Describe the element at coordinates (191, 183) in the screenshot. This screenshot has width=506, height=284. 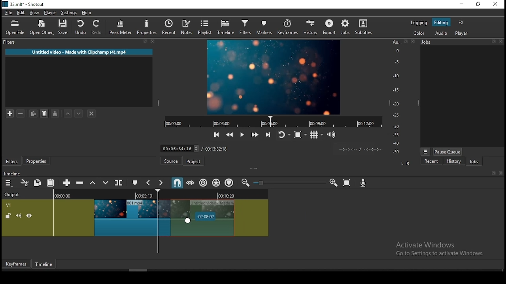
I see `scrub while dragging` at that location.